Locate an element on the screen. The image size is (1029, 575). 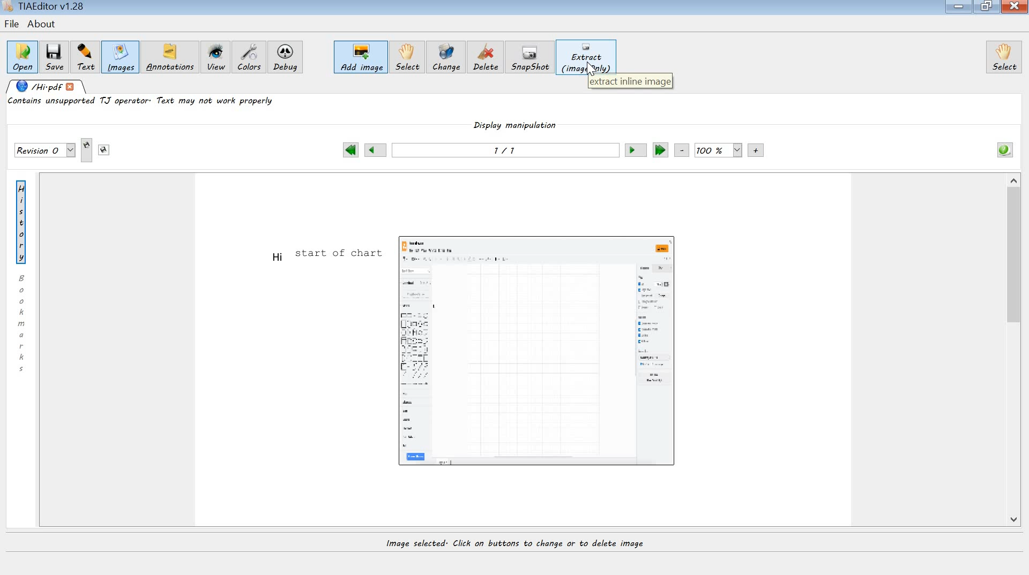
add image is located at coordinates (361, 58).